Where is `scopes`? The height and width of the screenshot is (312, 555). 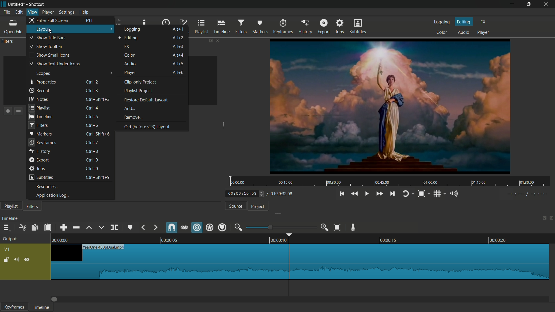 scopes is located at coordinates (43, 73).